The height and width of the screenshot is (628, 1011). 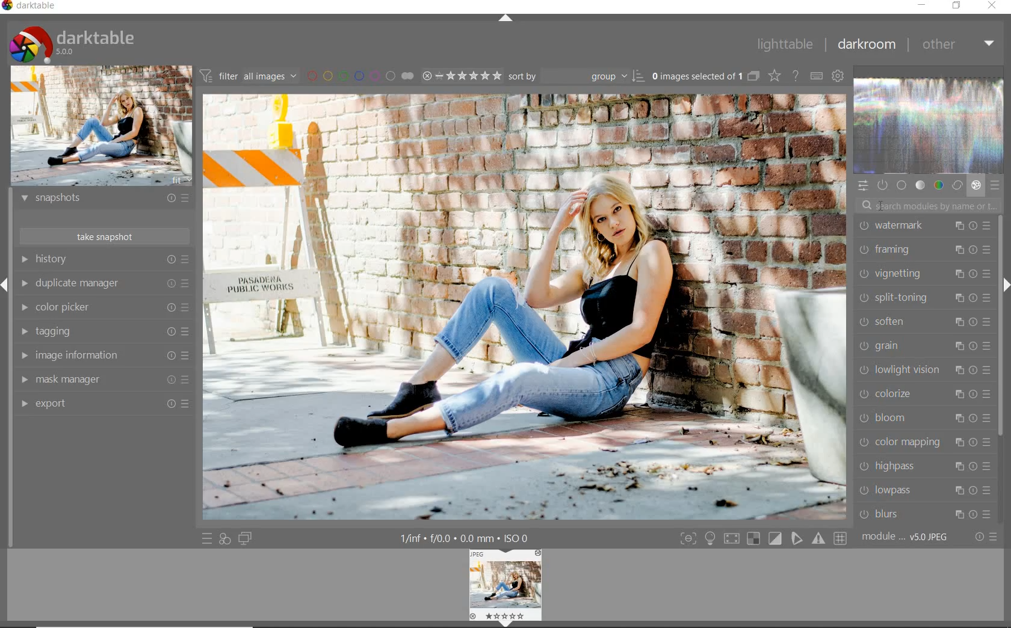 I want to click on colorize, so click(x=923, y=396).